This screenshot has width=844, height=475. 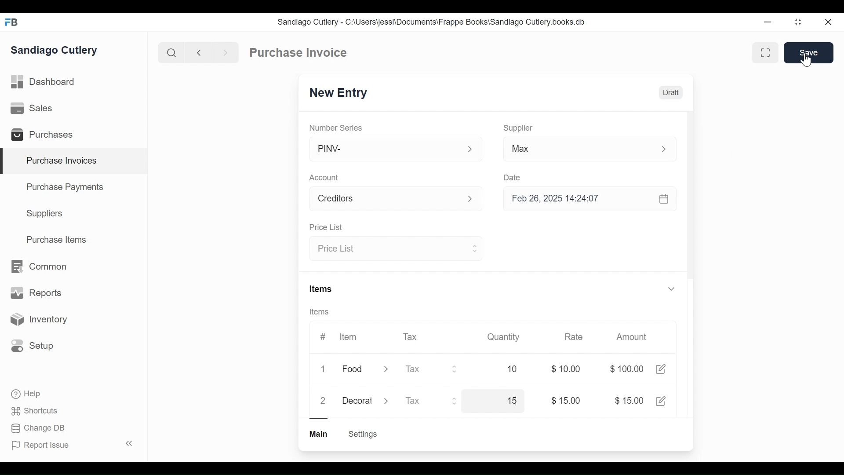 I want to click on Naviagate back, so click(x=199, y=52).